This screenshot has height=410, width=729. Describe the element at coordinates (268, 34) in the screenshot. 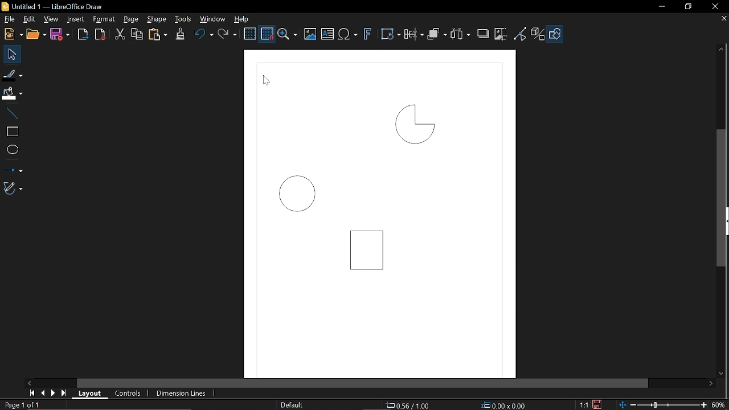

I see `Snap to grid` at that location.